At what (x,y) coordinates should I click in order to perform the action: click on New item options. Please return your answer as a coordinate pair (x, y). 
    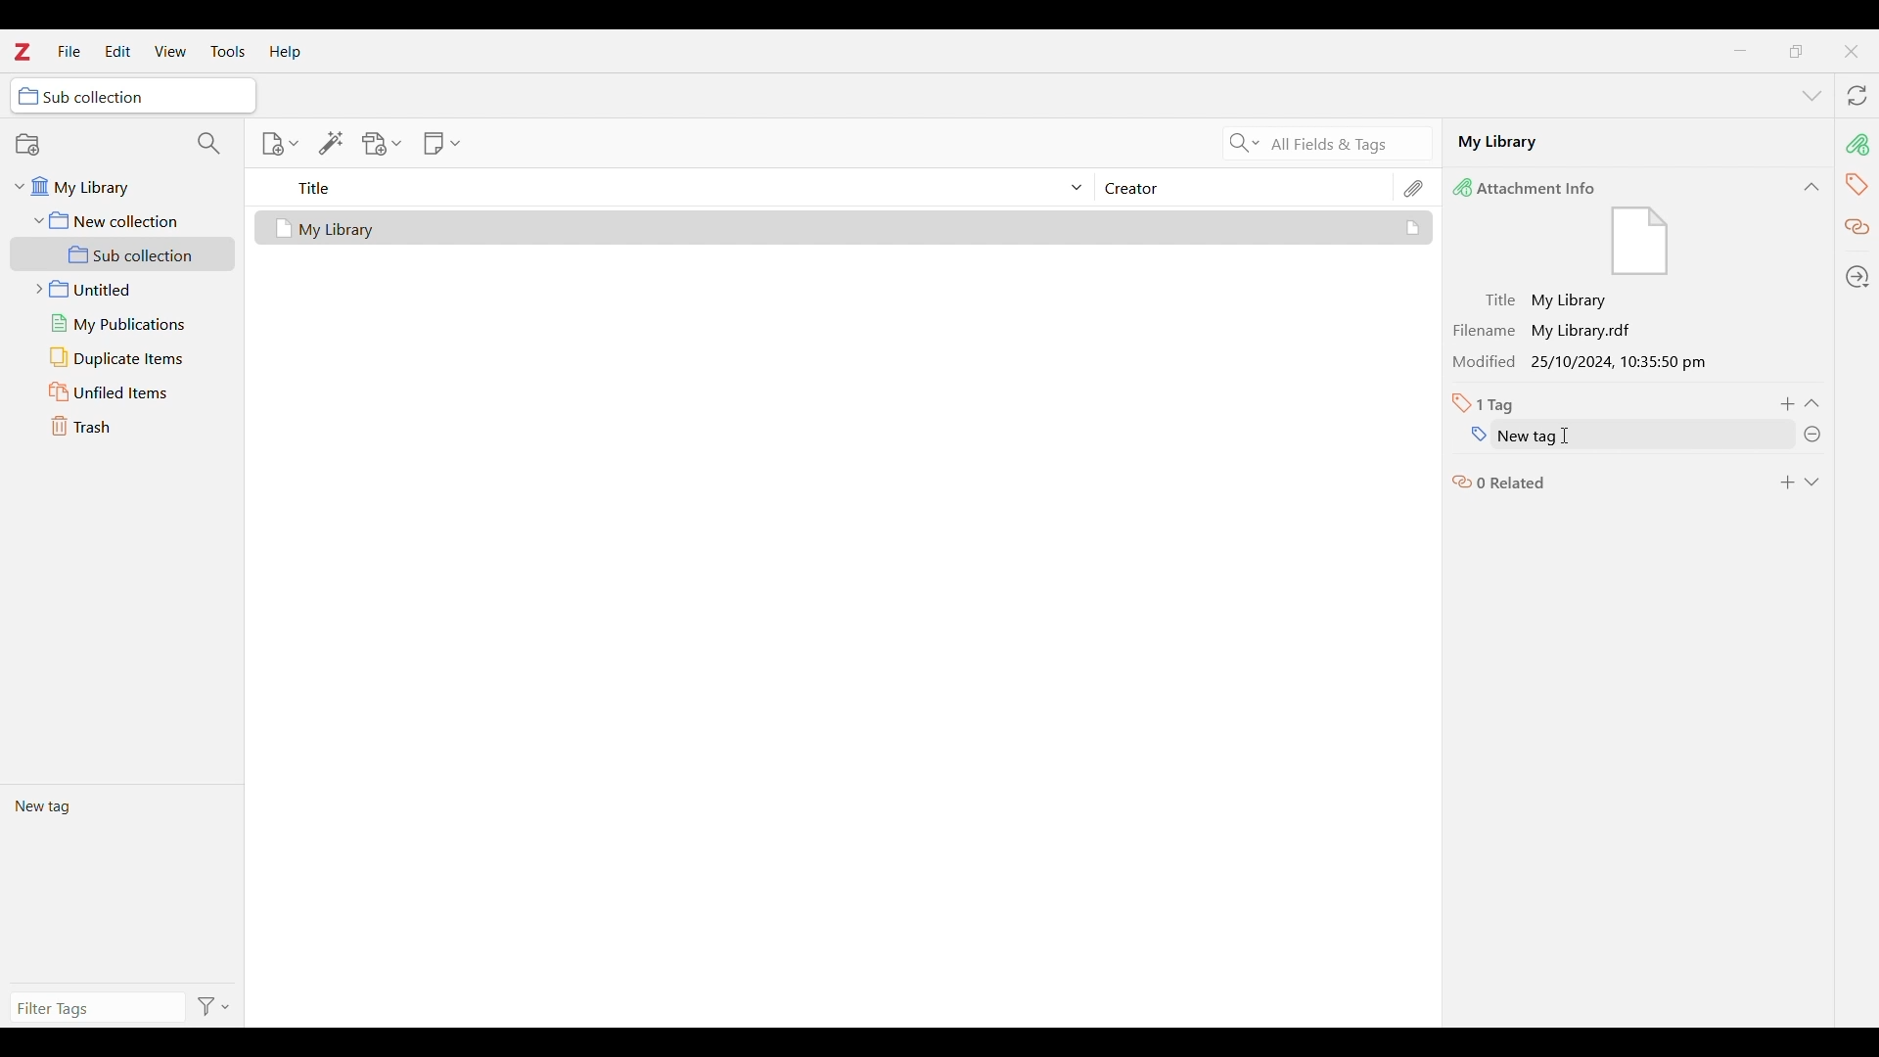
    Looking at the image, I should click on (280, 144).